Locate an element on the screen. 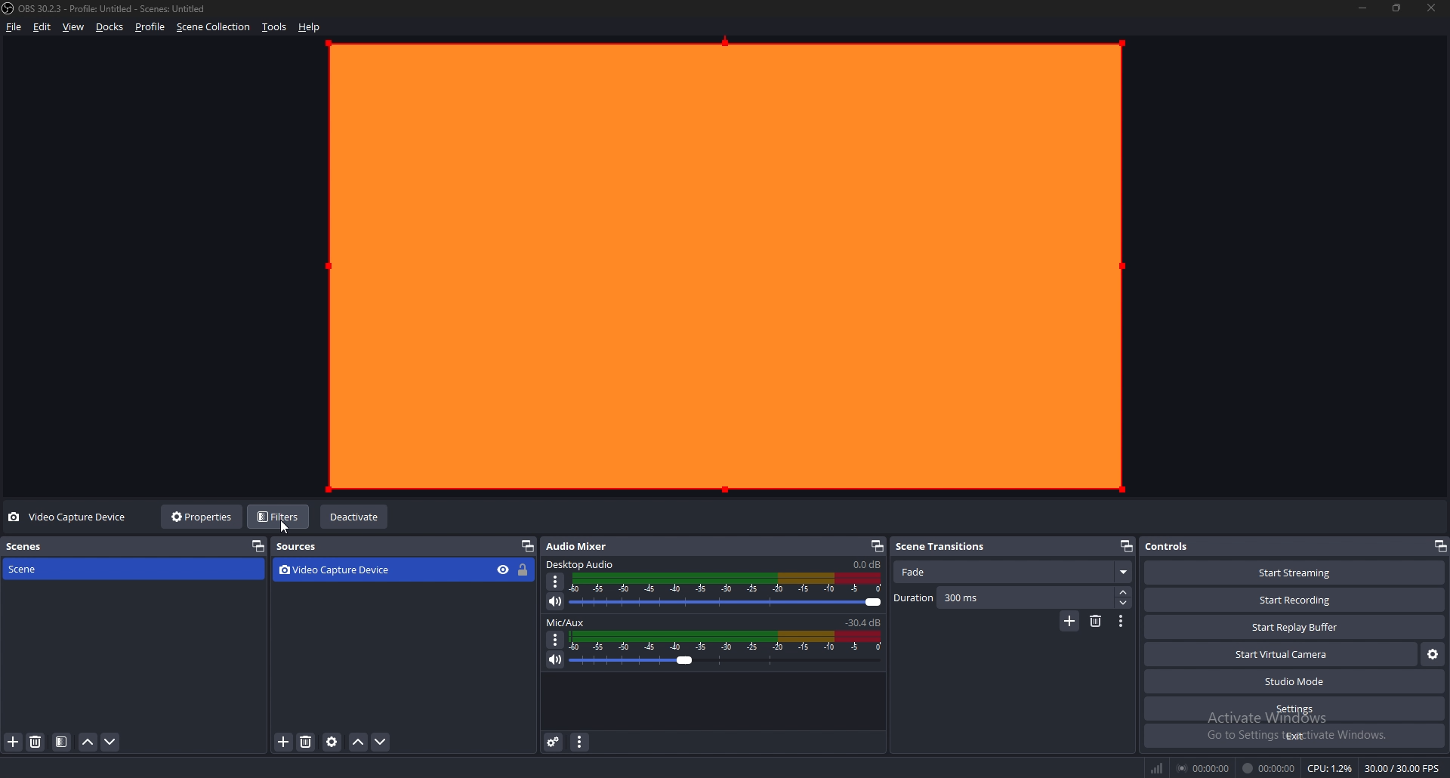 This screenshot has width=1450, height=778. remove source is located at coordinates (306, 743).